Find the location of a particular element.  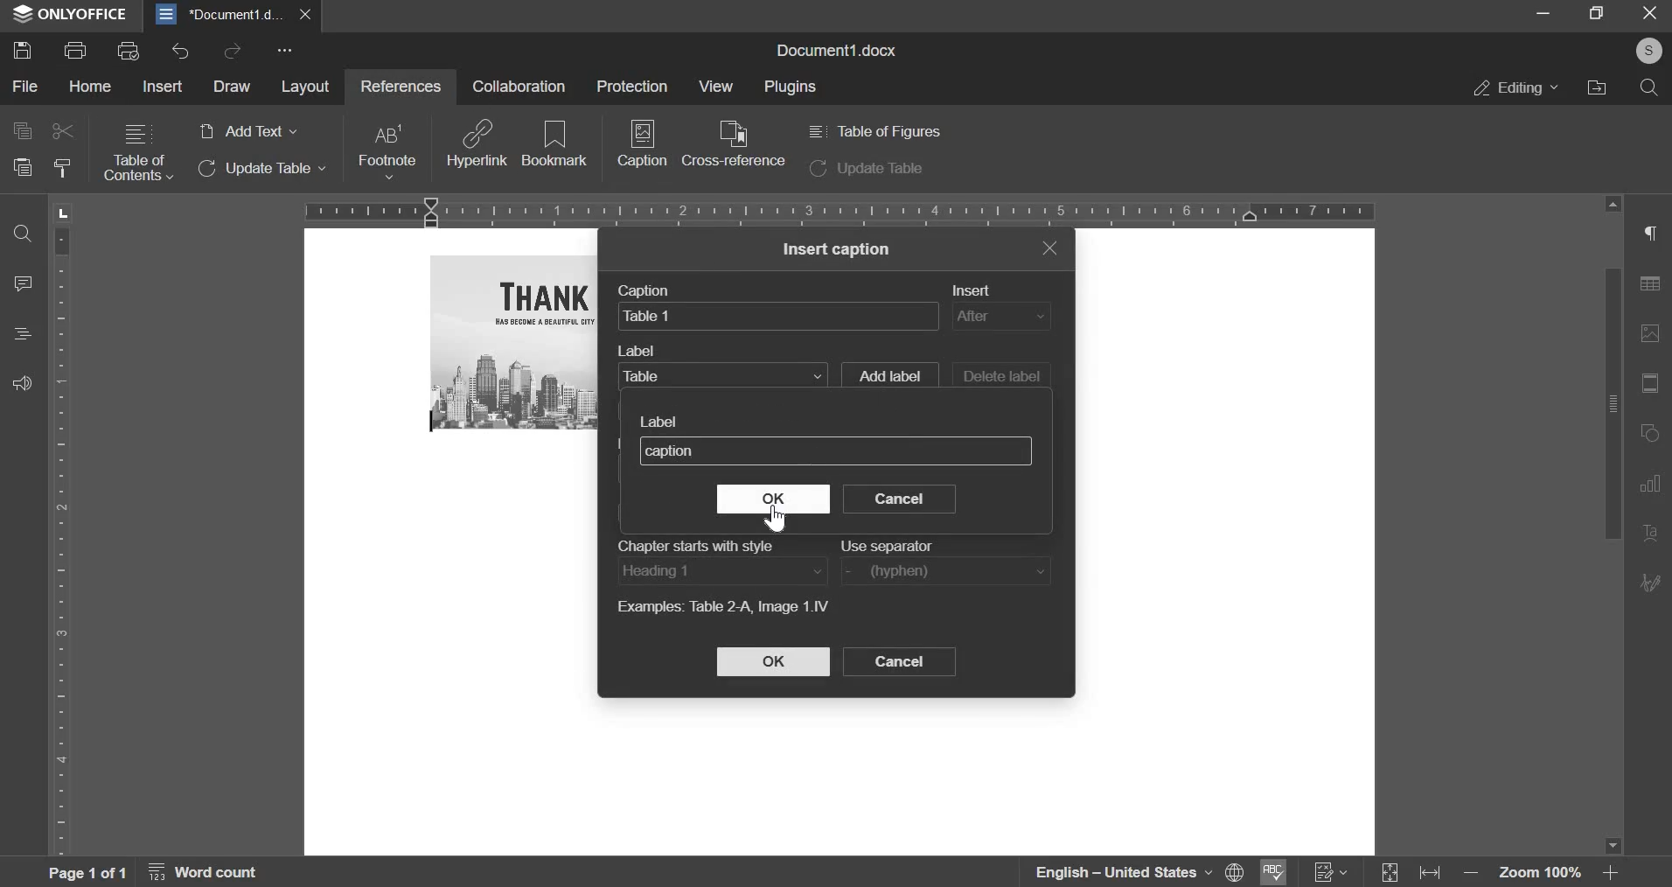

insert caption is located at coordinates (838, 249).